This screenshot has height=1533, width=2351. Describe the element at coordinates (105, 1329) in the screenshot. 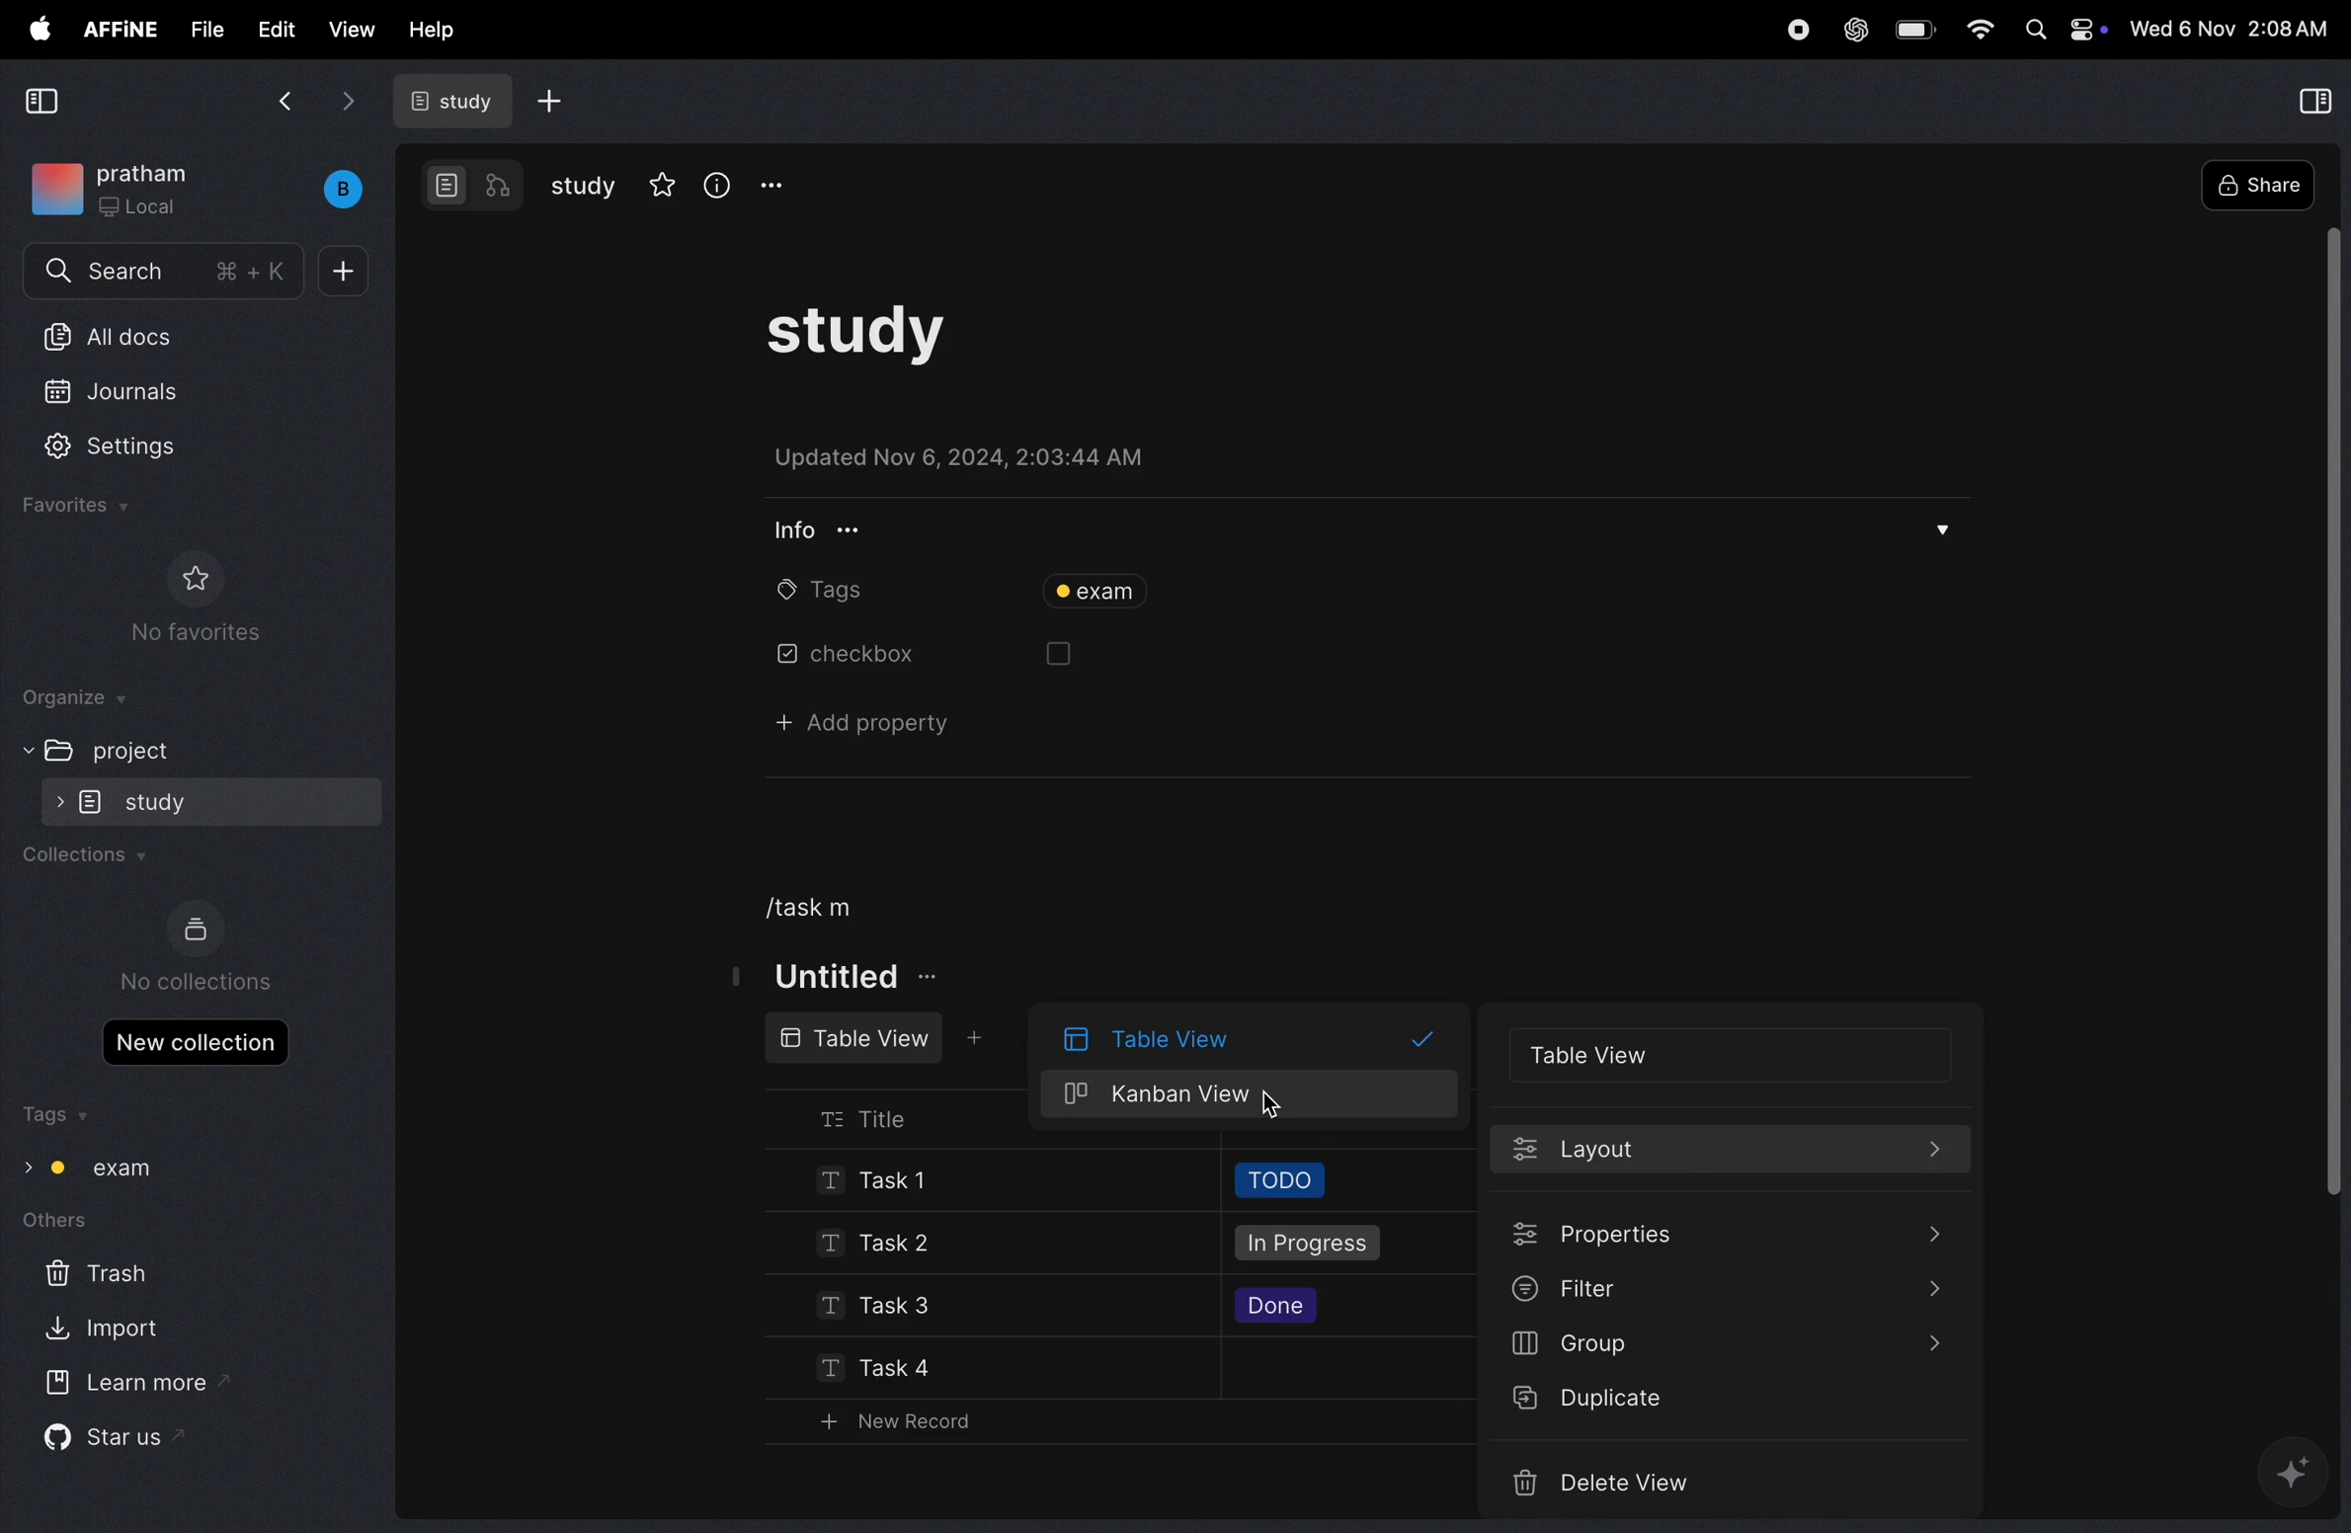

I see `import` at that location.